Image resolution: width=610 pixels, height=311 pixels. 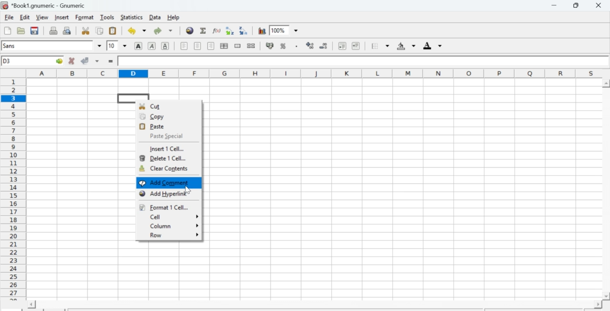 What do you see at coordinates (599, 6) in the screenshot?
I see `Close` at bounding box center [599, 6].